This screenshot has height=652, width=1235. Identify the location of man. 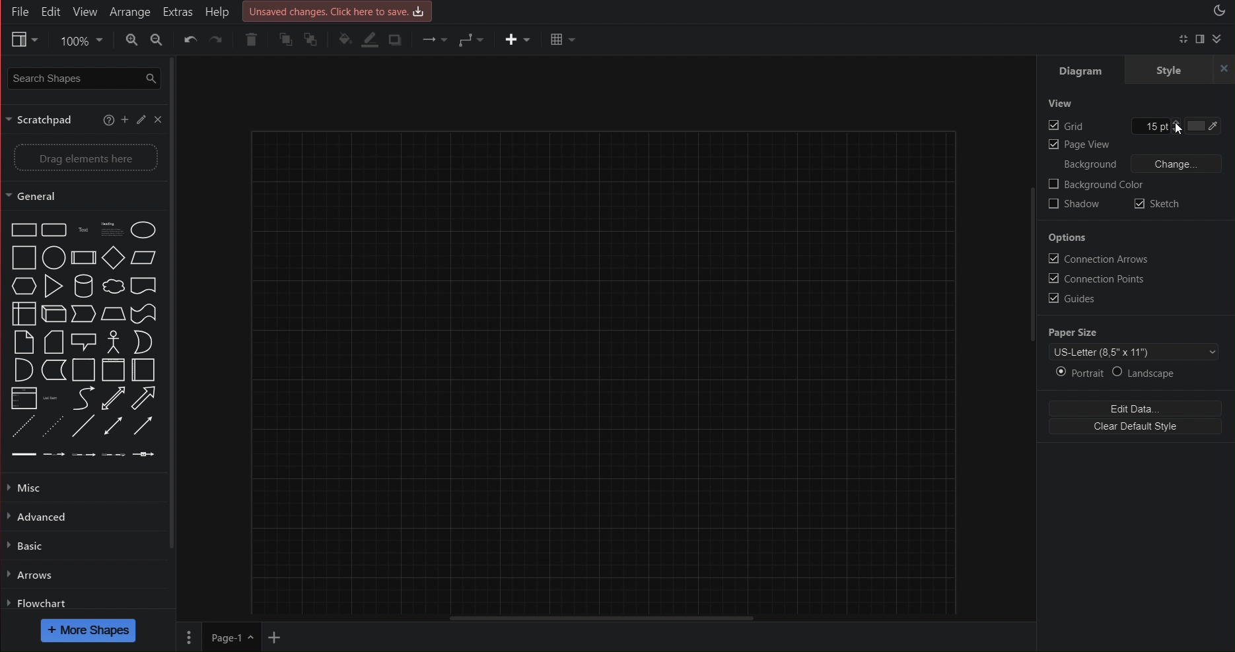
(112, 338).